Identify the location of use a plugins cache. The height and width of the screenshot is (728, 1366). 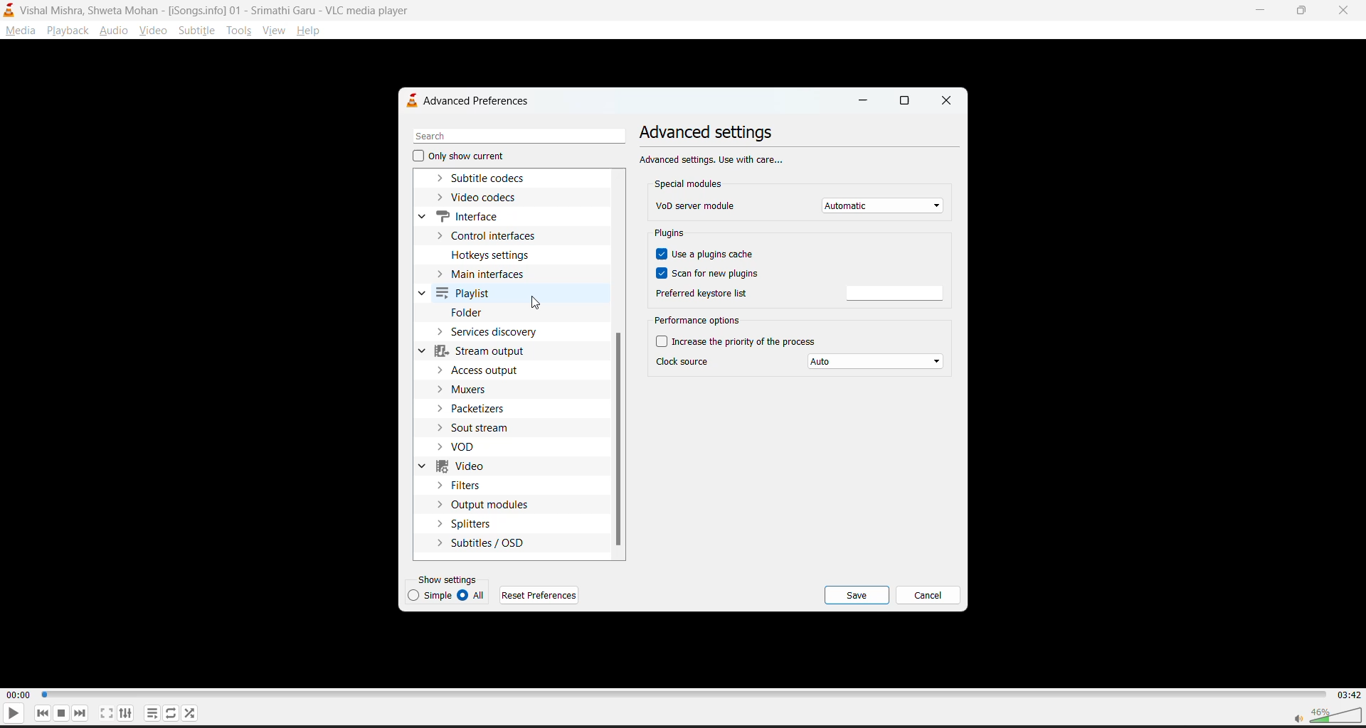
(706, 252).